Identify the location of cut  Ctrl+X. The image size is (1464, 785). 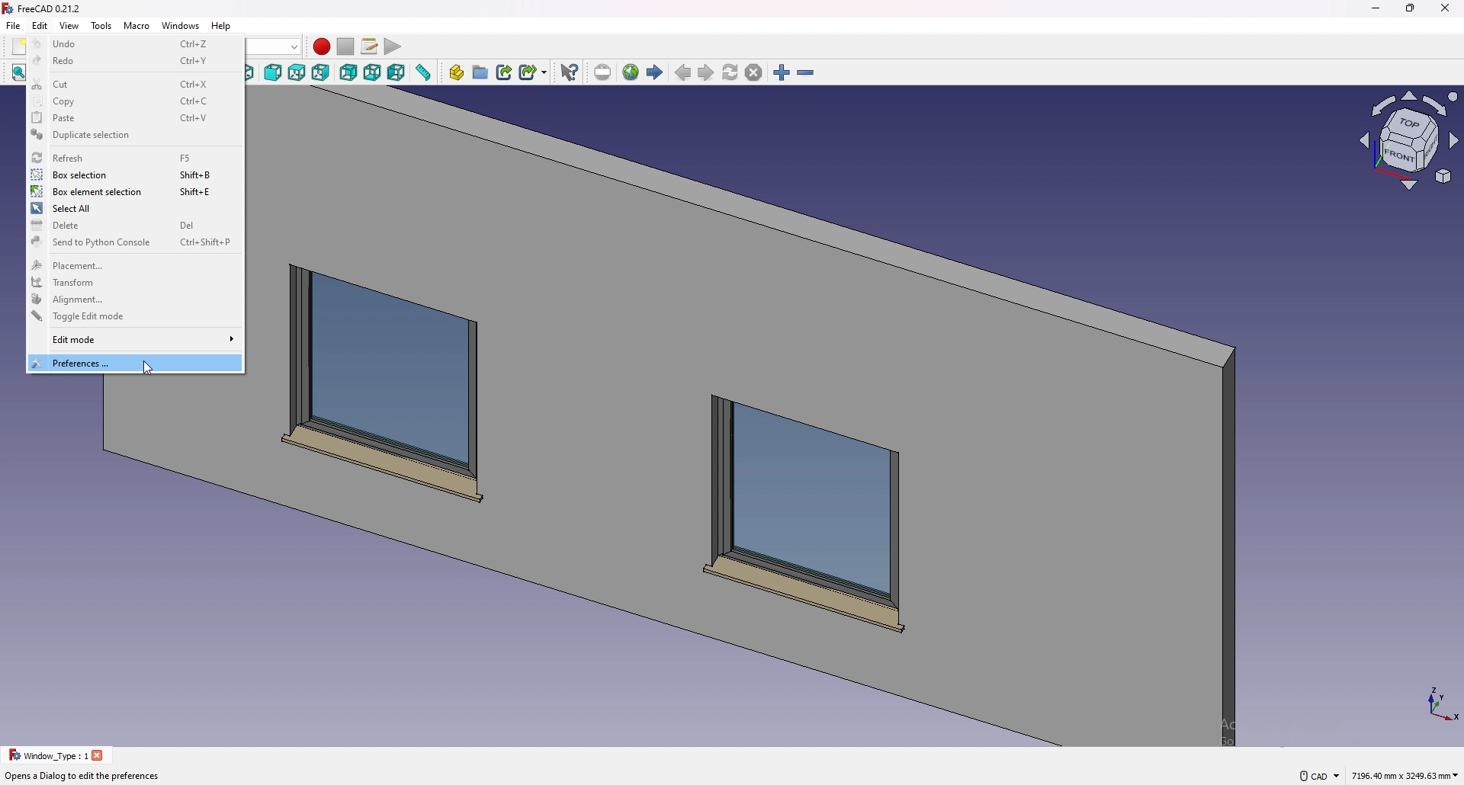
(136, 84).